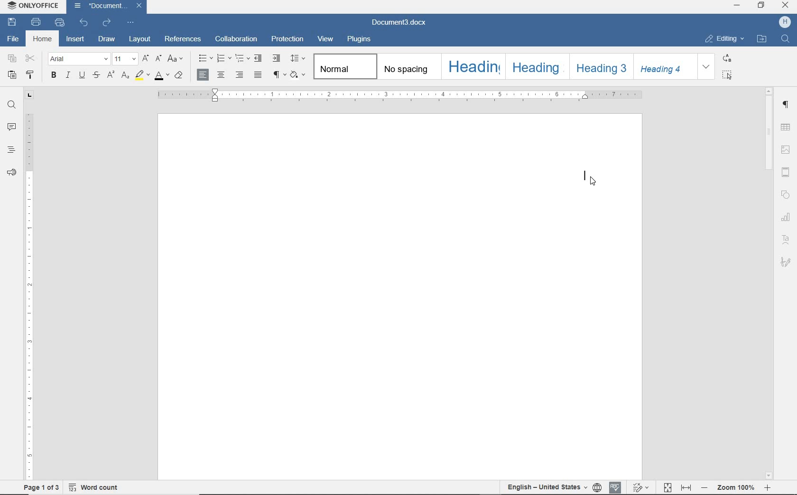 The height and width of the screenshot is (495, 797). What do you see at coordinates (106, 40) in the screenshot?
I see `DRAW` at bounding box center [106, 40].